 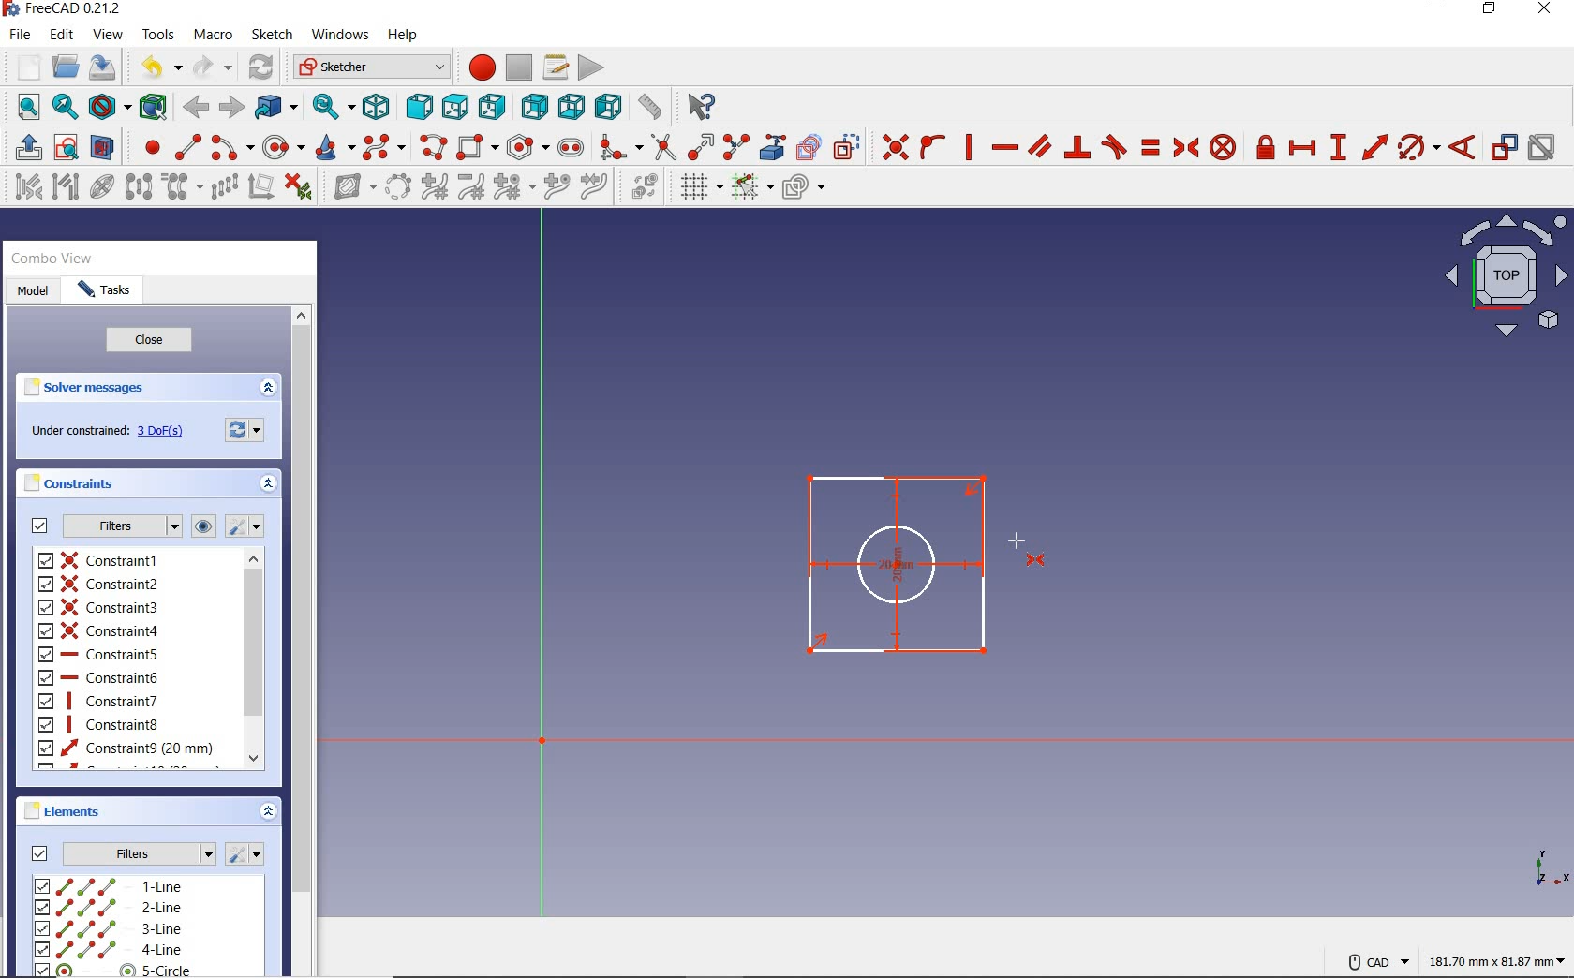 I want to click on create line, so click(x=187, y=146).